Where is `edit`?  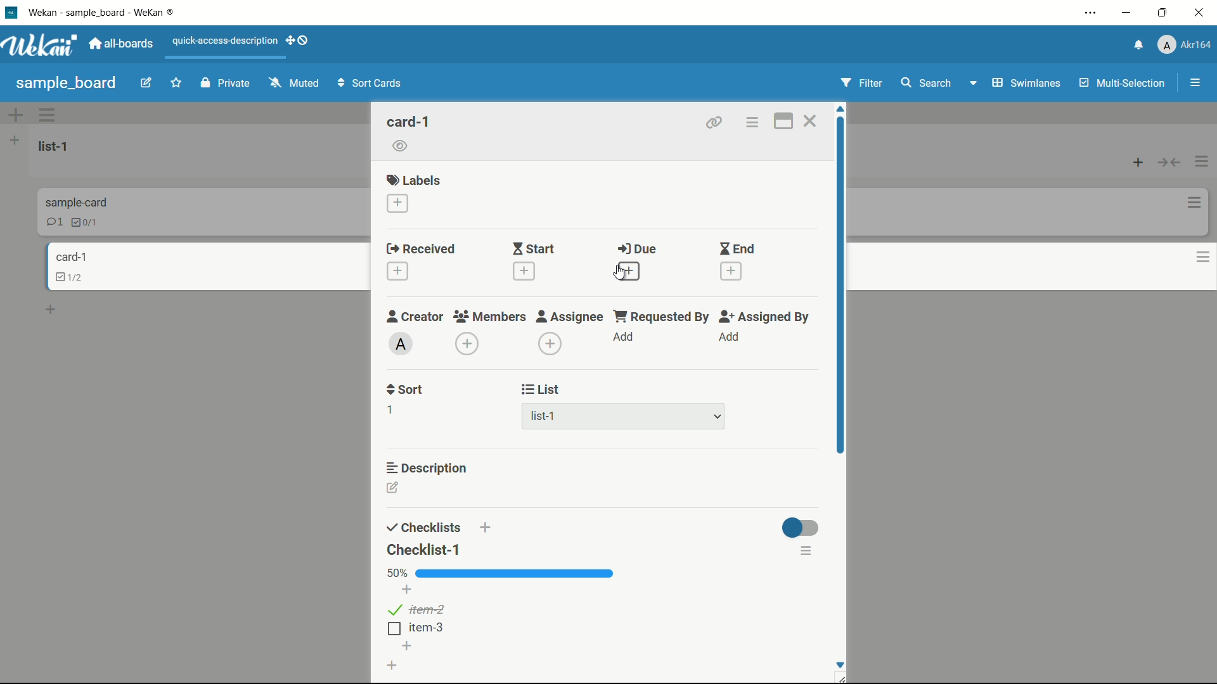
edit is located at coordinates (143, 83).